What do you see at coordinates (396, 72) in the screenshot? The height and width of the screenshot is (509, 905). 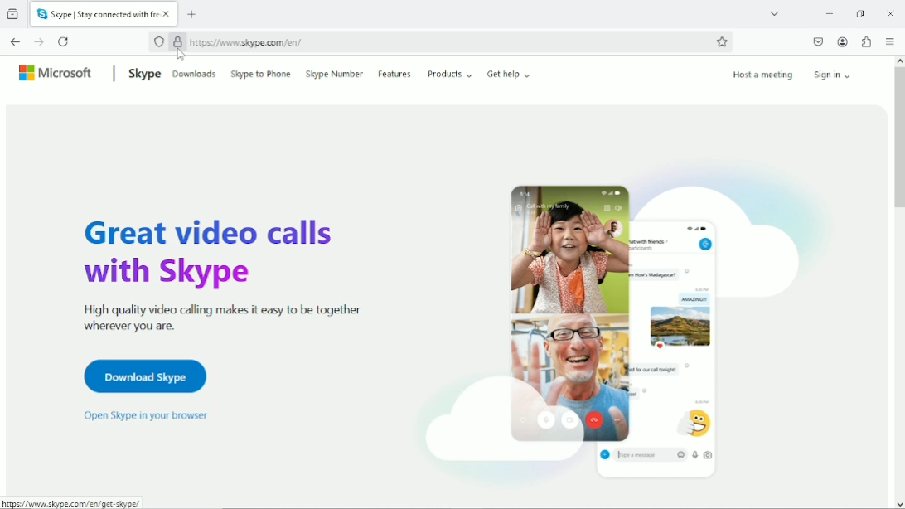 I see `Features` at bounding box center [396, 72].